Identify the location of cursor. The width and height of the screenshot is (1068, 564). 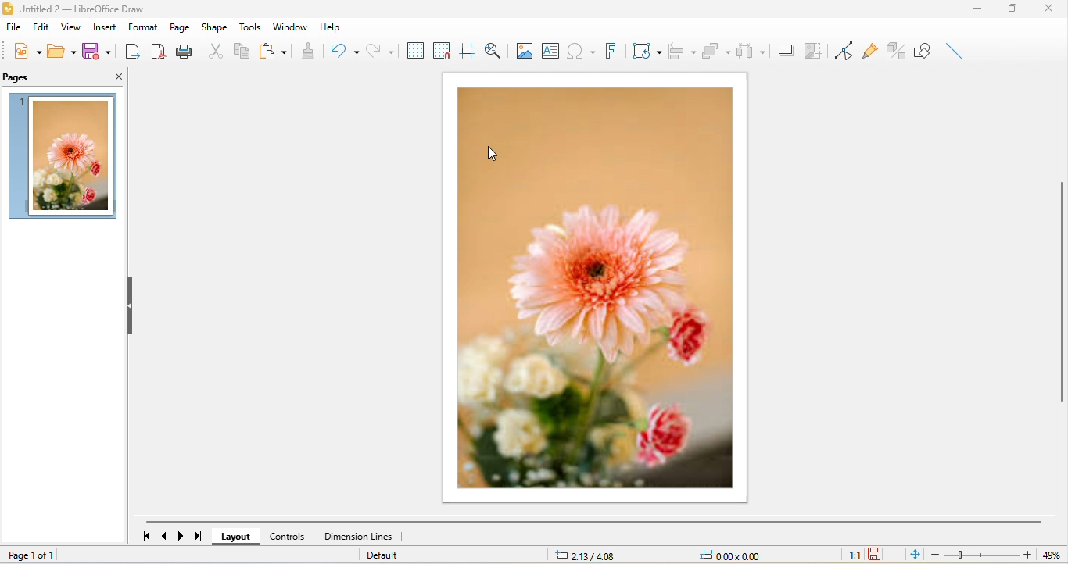
(494, 159).